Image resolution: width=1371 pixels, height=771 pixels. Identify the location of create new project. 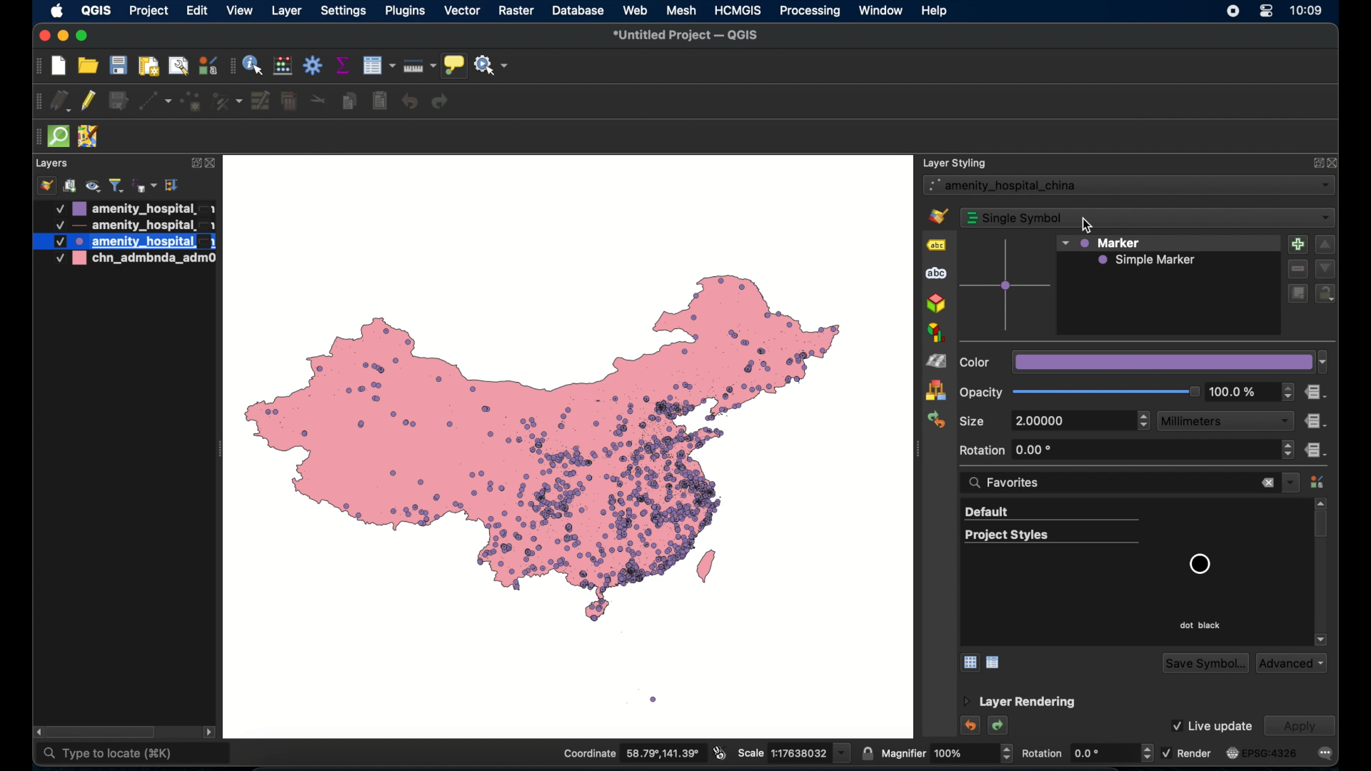
(58, 65).